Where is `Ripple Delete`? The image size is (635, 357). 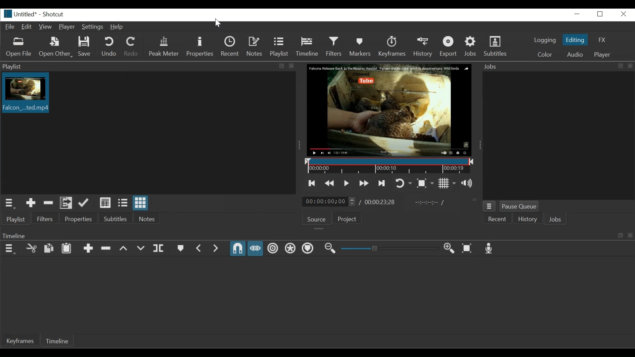
Ripple Delete is located at coordinates (107, 248).